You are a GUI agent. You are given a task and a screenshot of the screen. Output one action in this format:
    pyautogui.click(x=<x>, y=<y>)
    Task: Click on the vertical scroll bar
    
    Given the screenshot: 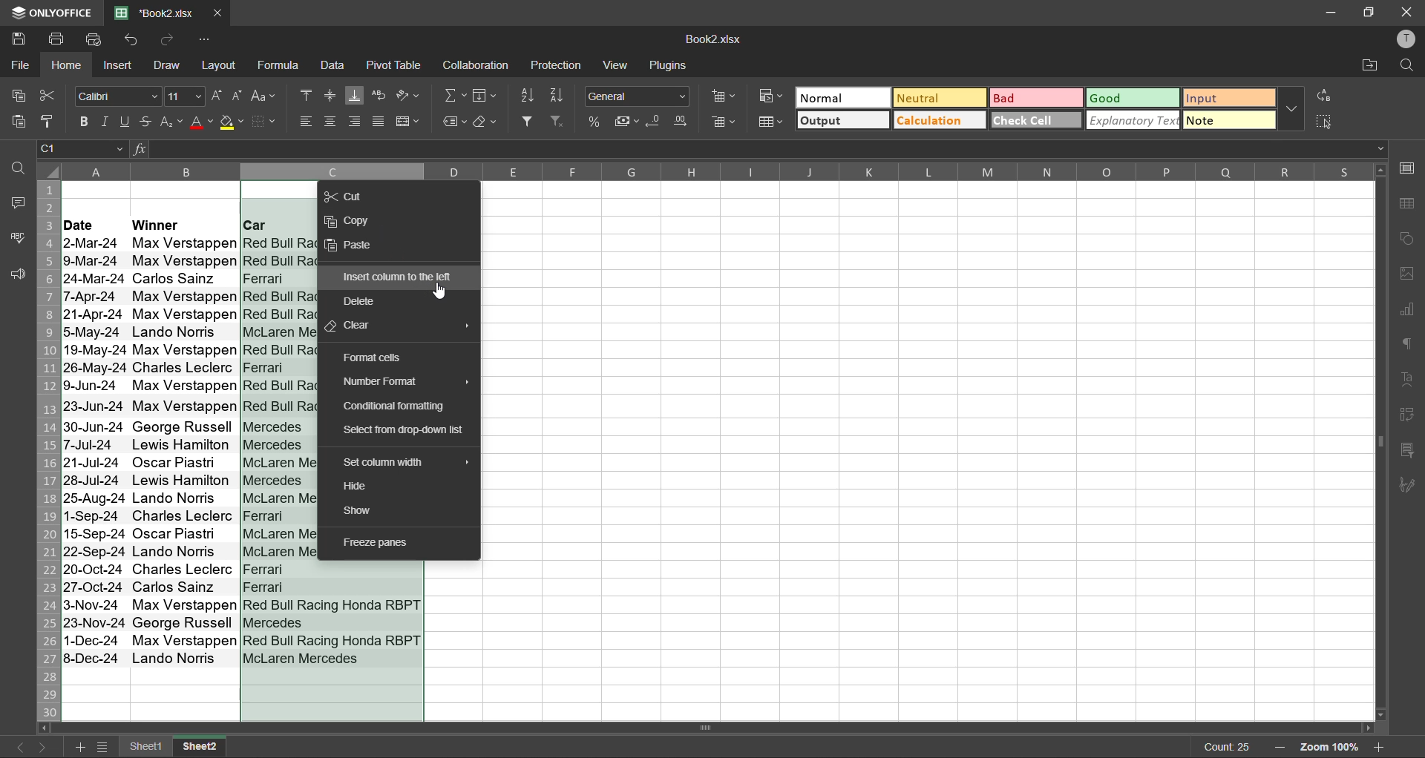 What is the action you would take?
    pyautogui.click(x=1377, y=329)
    